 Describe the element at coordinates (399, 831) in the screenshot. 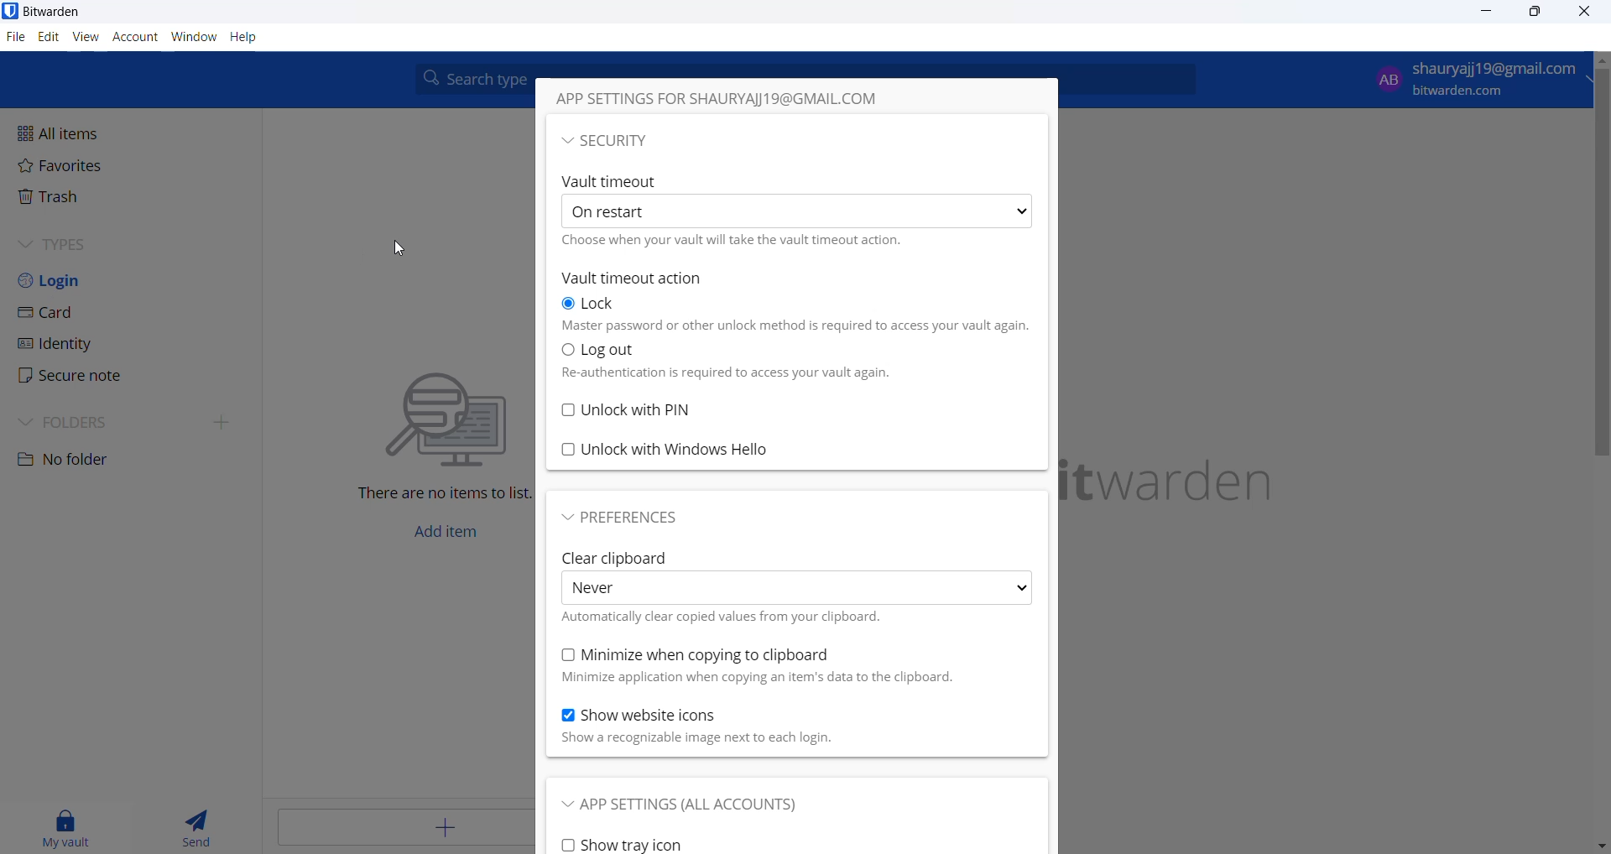

I see `add item` at that location.